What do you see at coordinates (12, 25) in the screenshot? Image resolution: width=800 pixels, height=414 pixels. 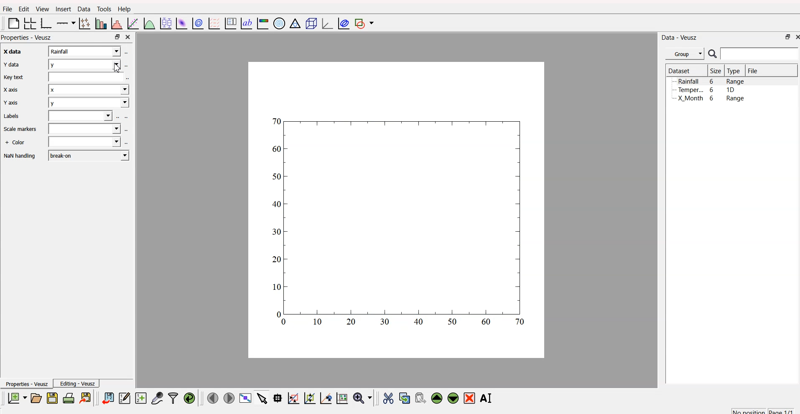 I see `blank page` at bounding box center [12, 25].